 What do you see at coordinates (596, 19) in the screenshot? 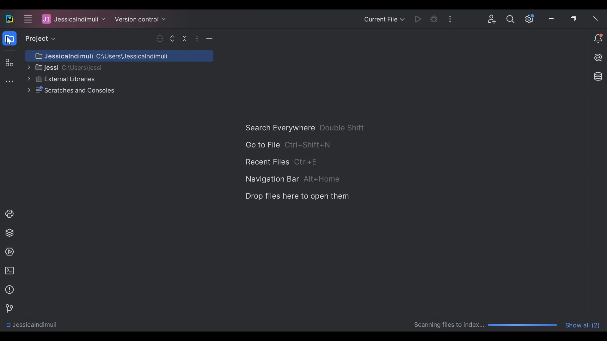
I see `Close` at bounding box center [596, 19].